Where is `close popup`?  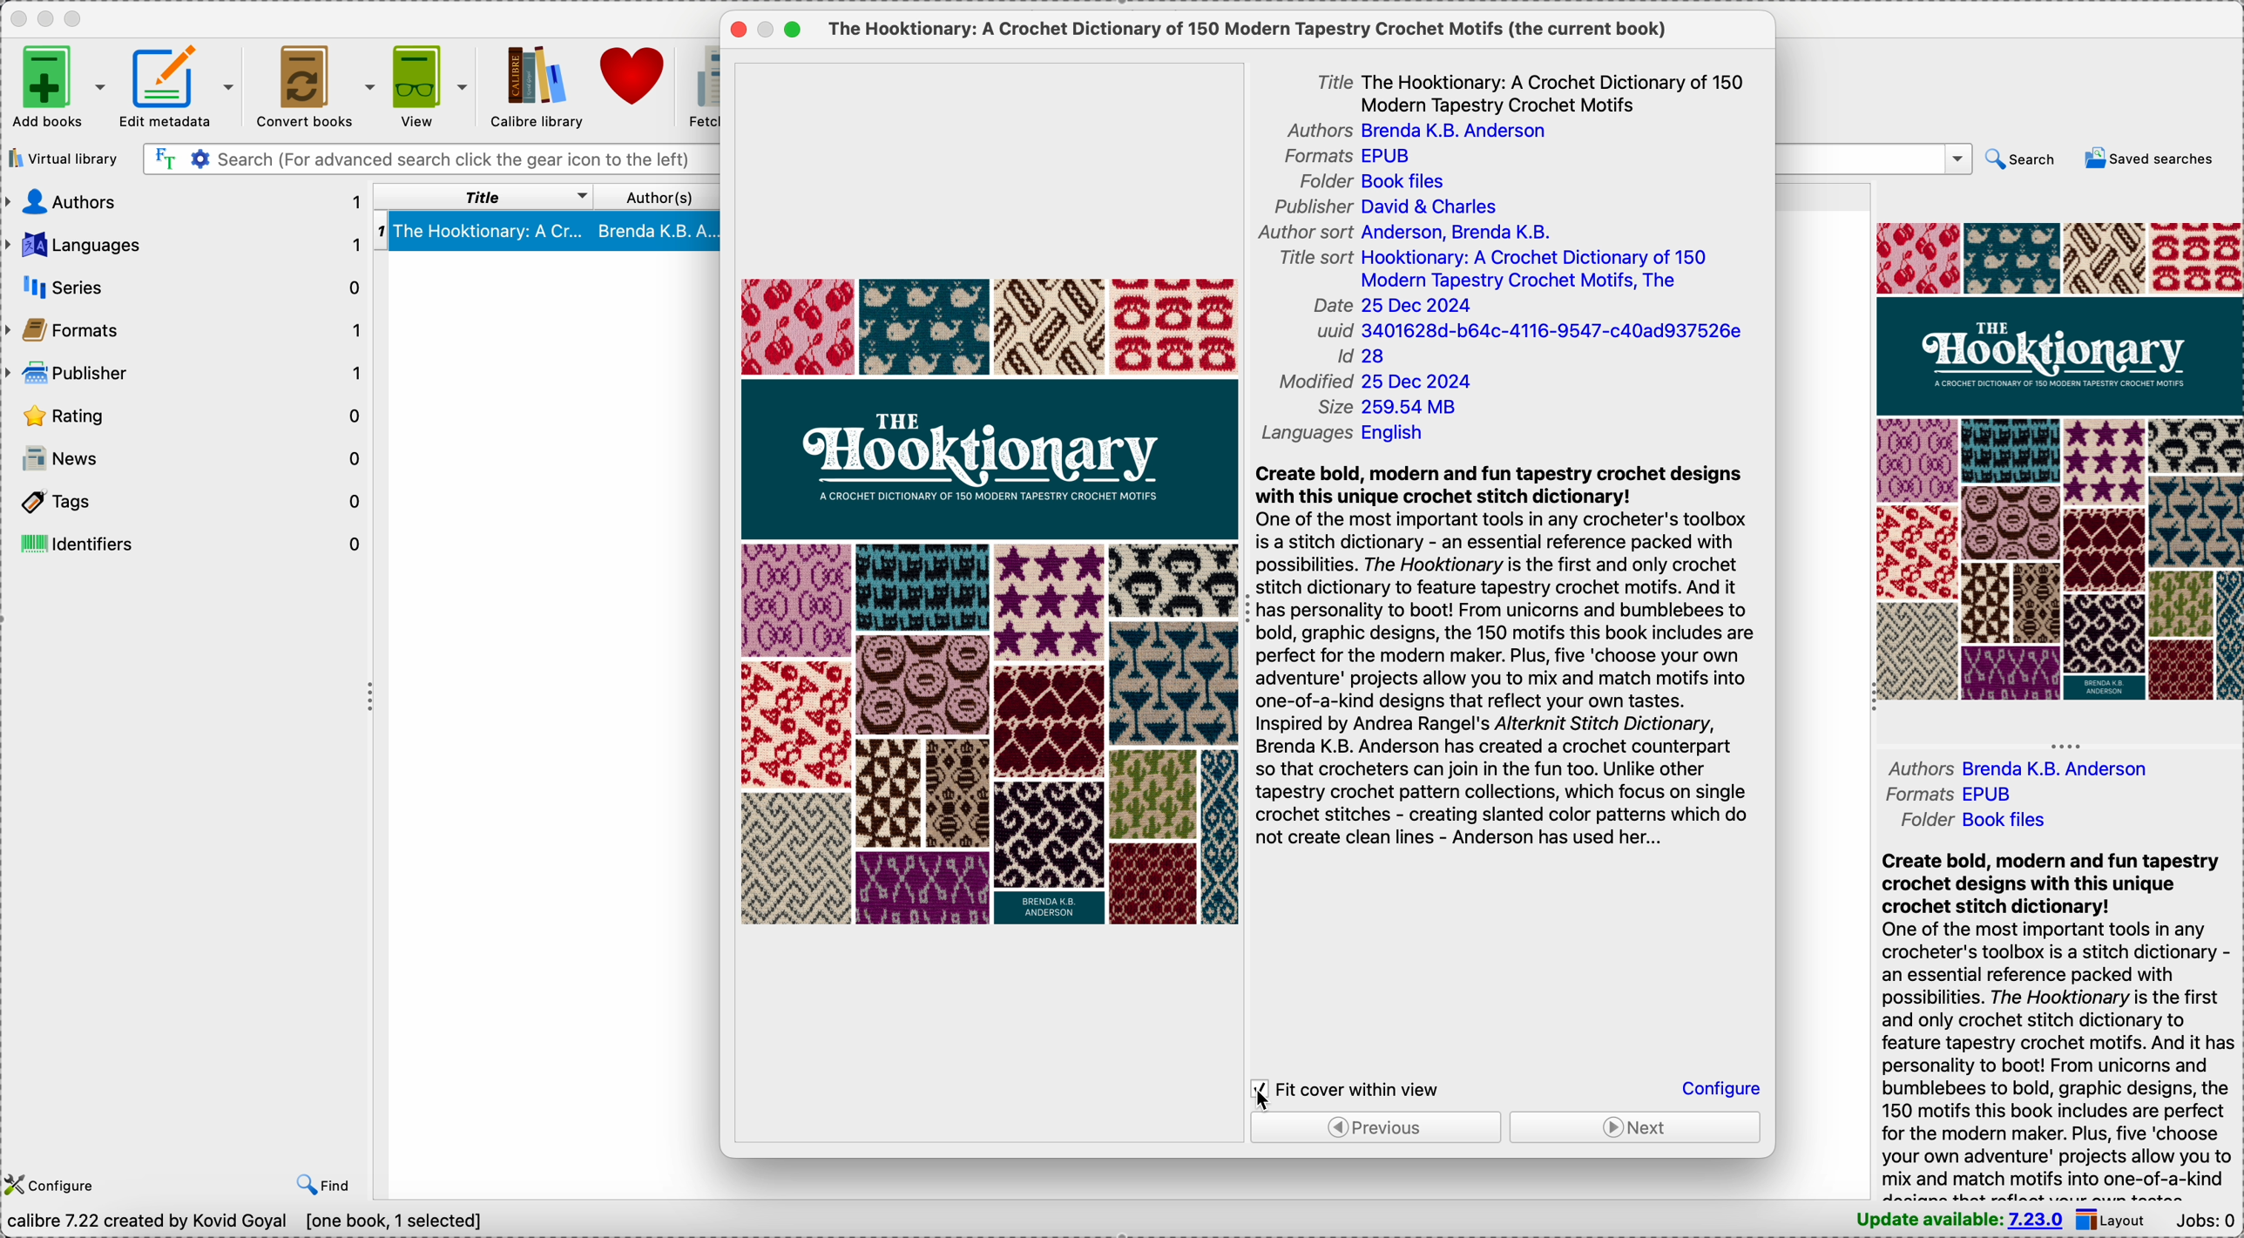 close popup is located at coordinates (736, 30).